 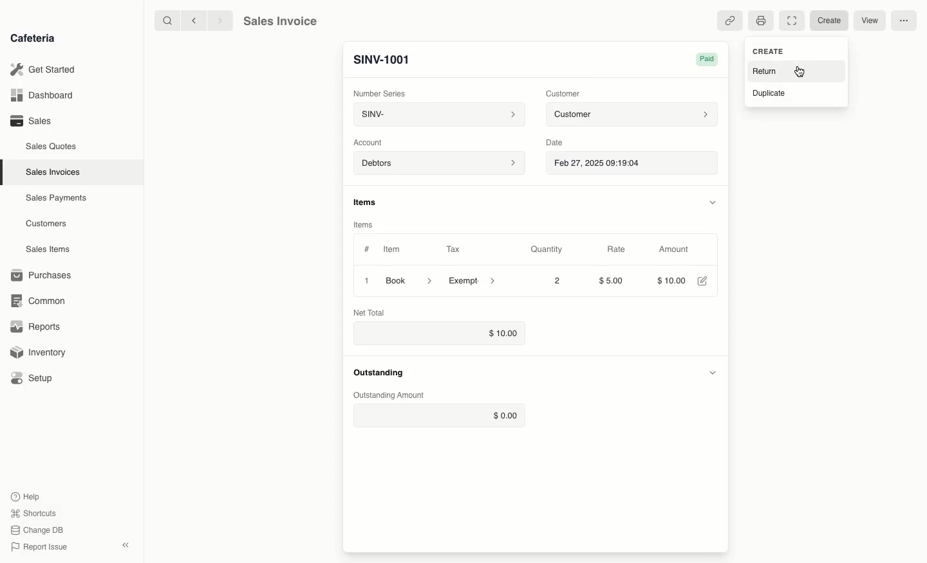 What do you see at coordinates (392, 249) in the screenshot?
I see `Item` at bounding box center [392, 249].